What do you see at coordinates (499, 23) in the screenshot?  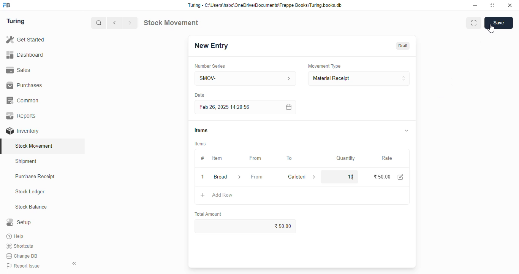 I see `save` at bounding box center [499, 23].